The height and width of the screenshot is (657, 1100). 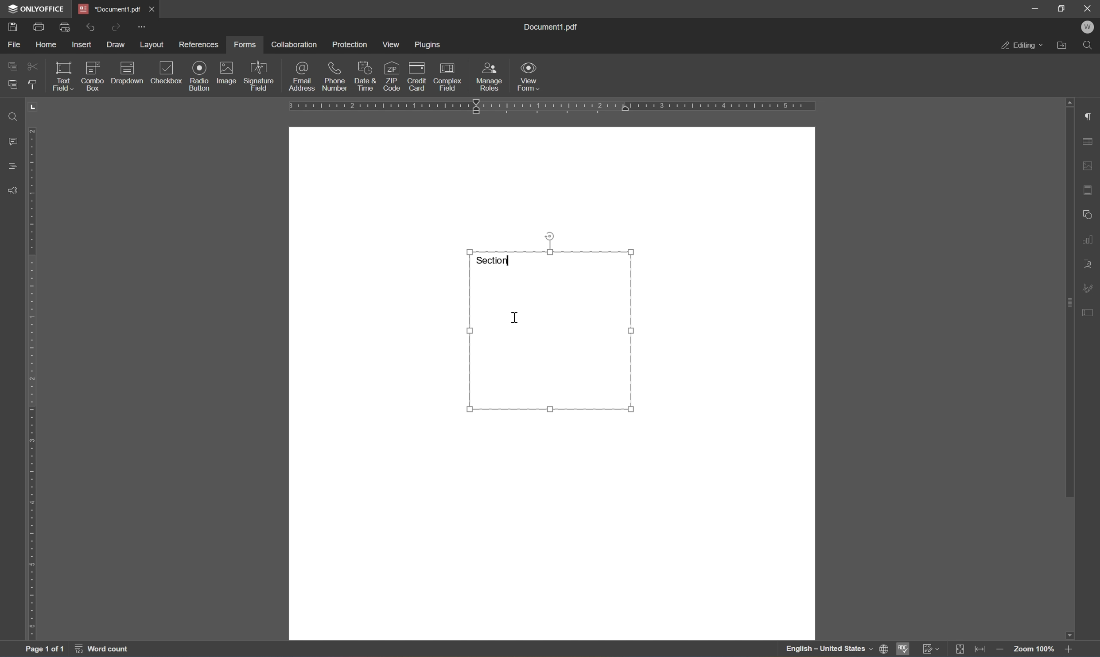 What do you see at coordinates (933, 649) in the screenshot?
I see `track changes` at bounding box center [933, 649].